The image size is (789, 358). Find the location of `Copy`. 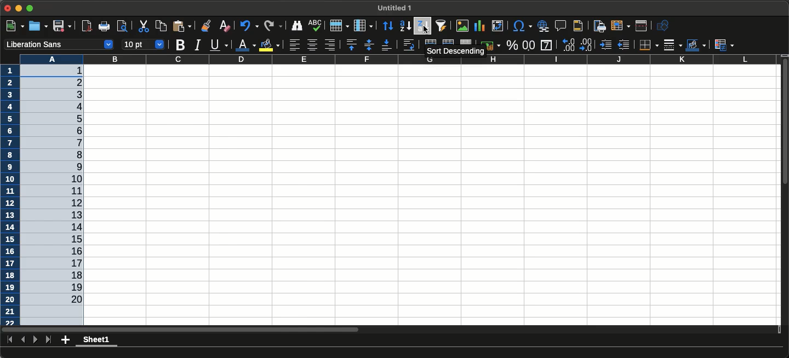

Copy is located at coordinates (161, 26).